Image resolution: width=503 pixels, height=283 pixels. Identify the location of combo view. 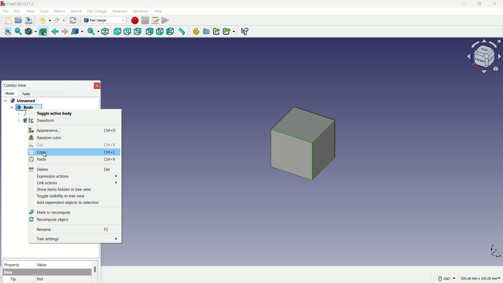
(16, 85).